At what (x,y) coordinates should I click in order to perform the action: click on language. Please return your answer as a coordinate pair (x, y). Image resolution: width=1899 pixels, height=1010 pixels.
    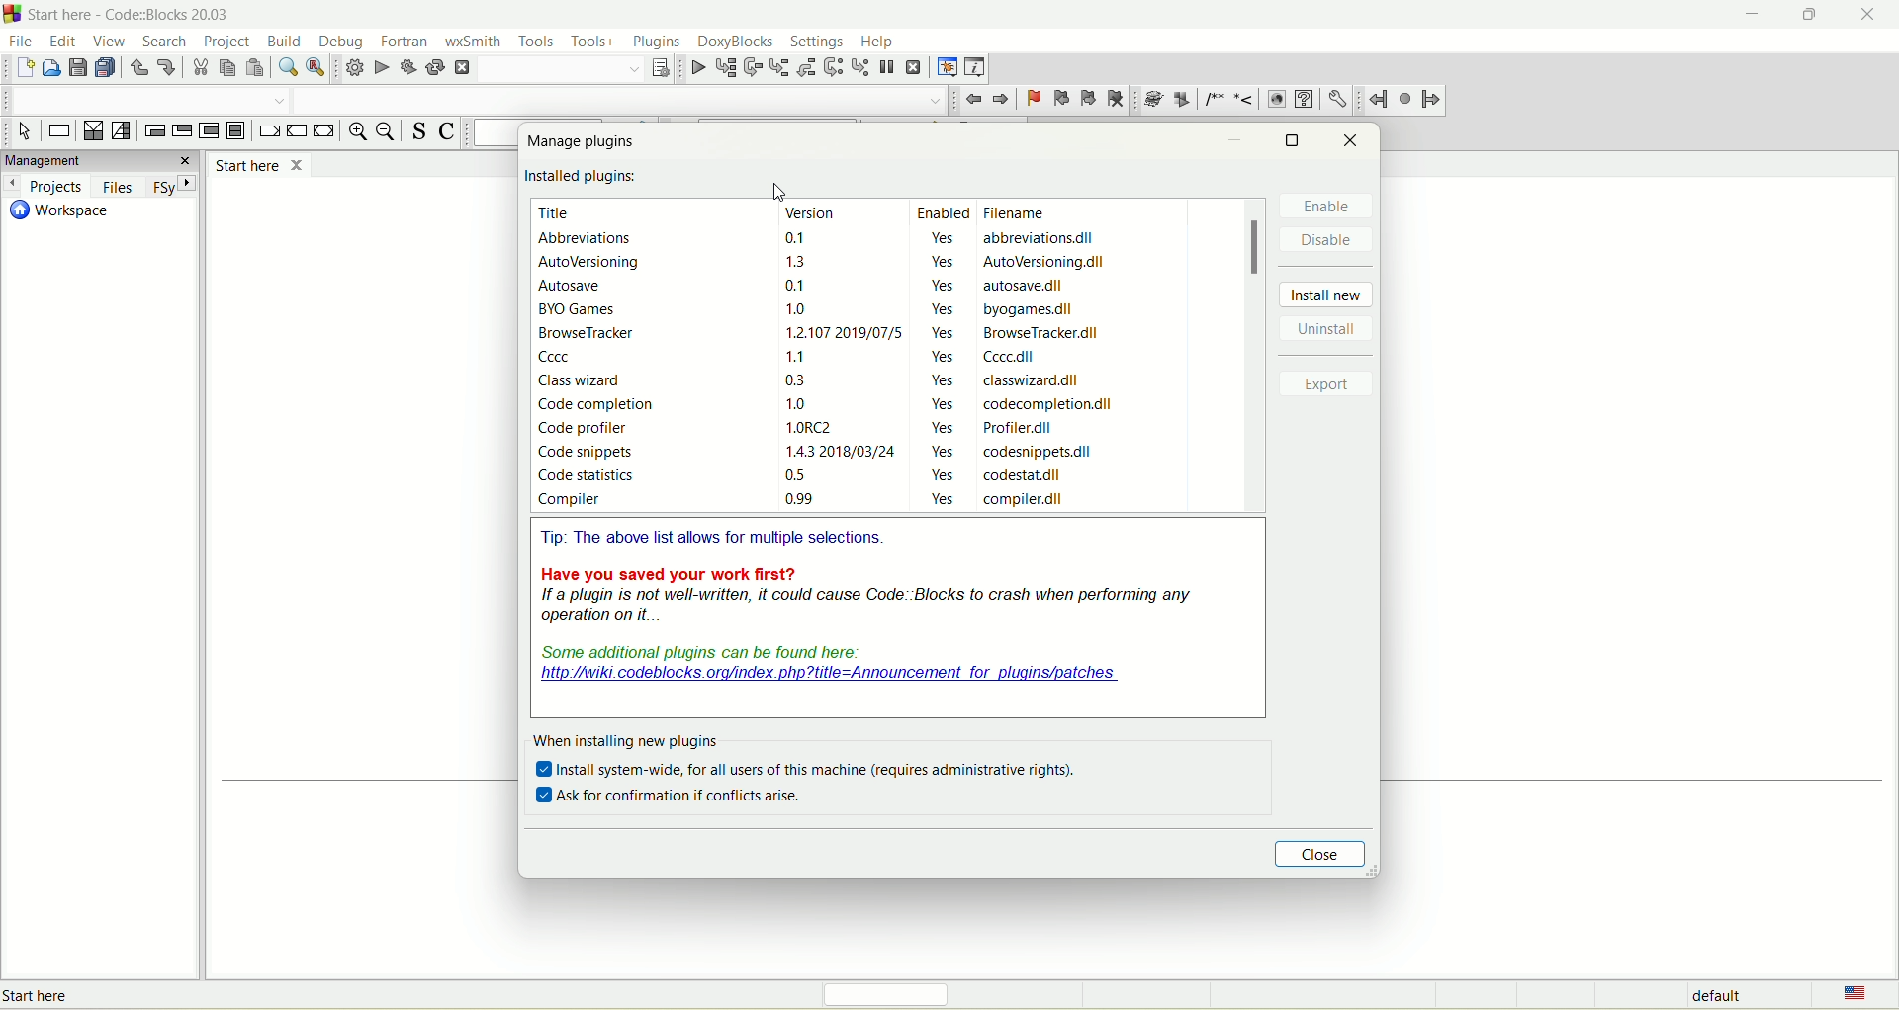
    Looking at the image, I should click on (1848, 995).